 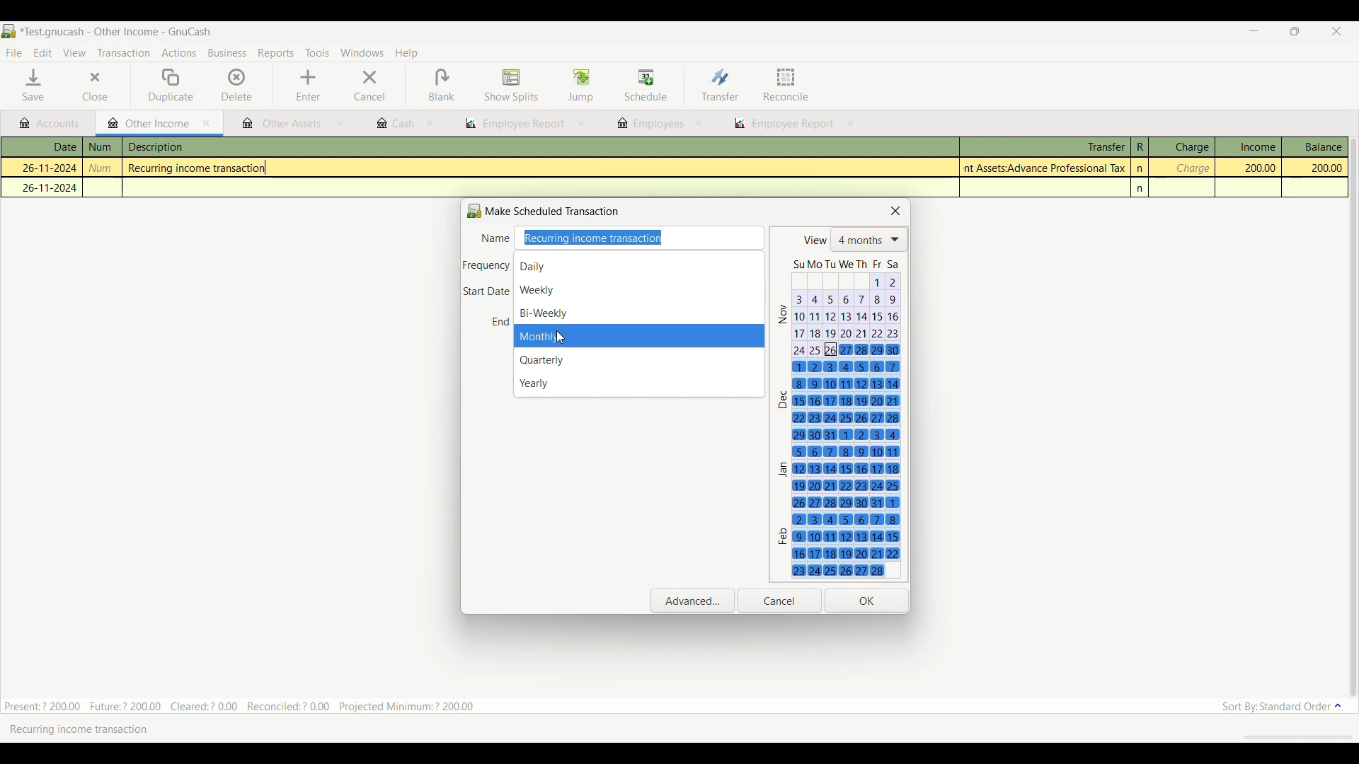 What do you see at coordinates (839, 418) in the screenshot?
I see `Next 4 months calendar, starting with the current date` at bounding box center [839, 418].